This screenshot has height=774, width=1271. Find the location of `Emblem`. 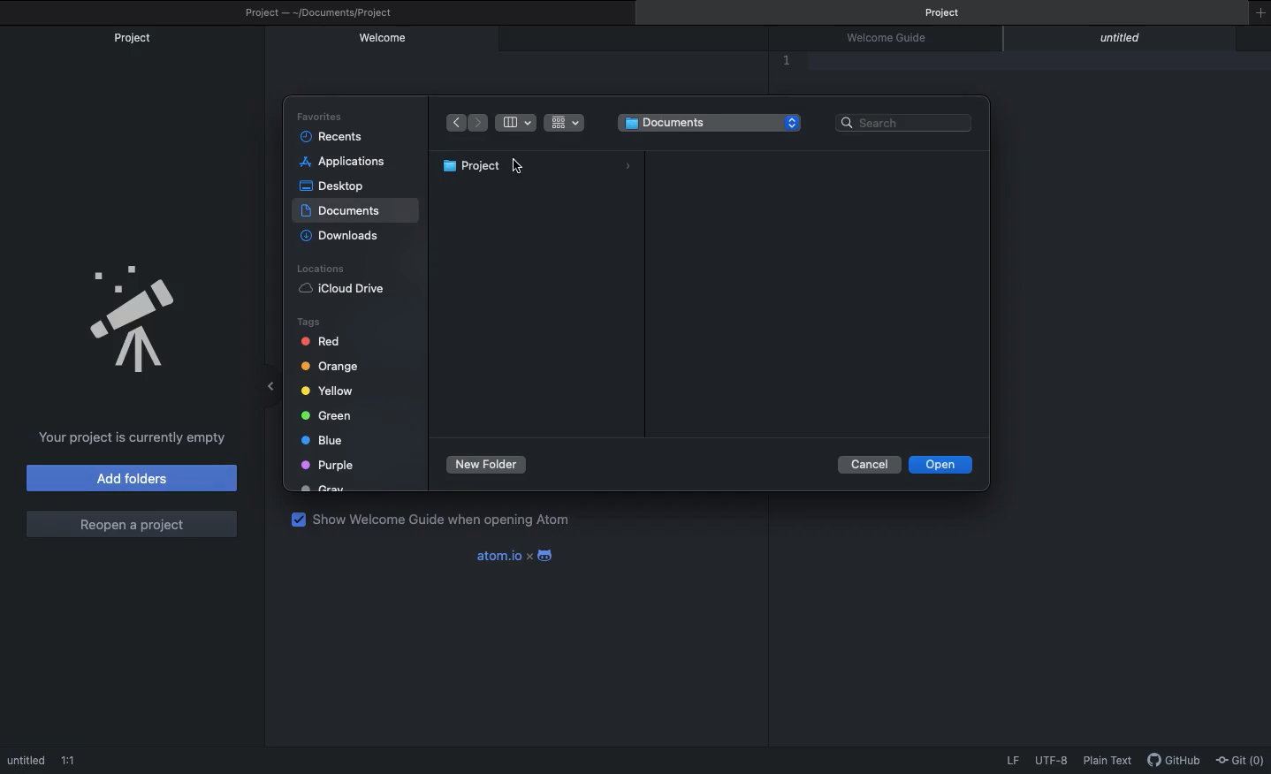

Emblem is located at coordinates (143, 311).